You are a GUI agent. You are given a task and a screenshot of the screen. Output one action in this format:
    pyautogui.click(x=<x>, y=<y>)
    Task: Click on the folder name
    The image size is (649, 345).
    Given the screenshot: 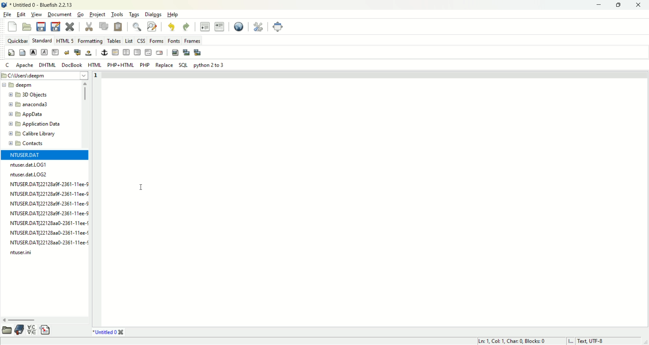 What is the action you would take?
    pyautogui.click(x=37, y=105)
    